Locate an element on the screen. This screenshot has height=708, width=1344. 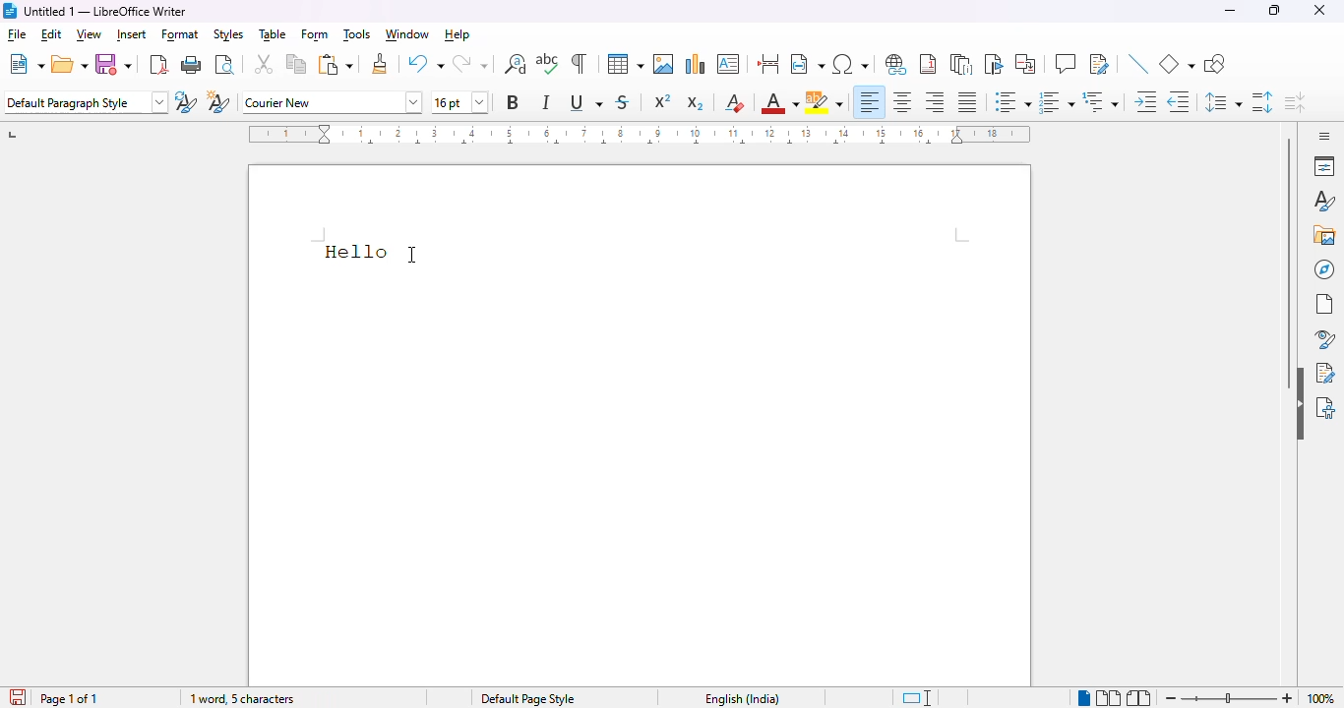
increase paragraph spacing is located at coordinates (1261, 102).